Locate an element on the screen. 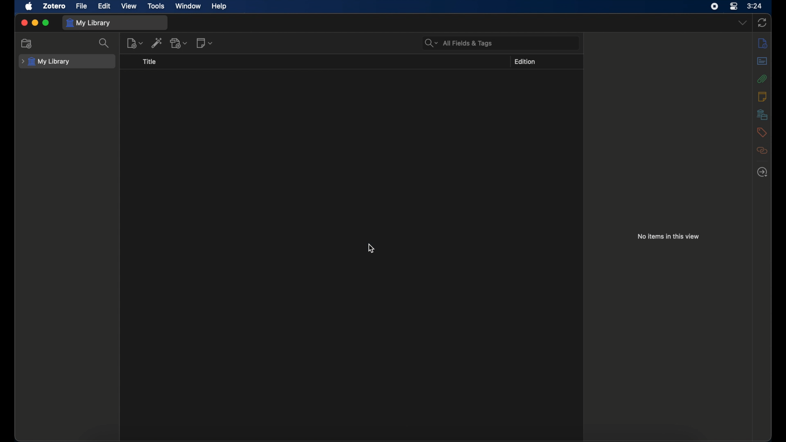 The image size is (786, 442). abstract is located at coordinates (762, 61).